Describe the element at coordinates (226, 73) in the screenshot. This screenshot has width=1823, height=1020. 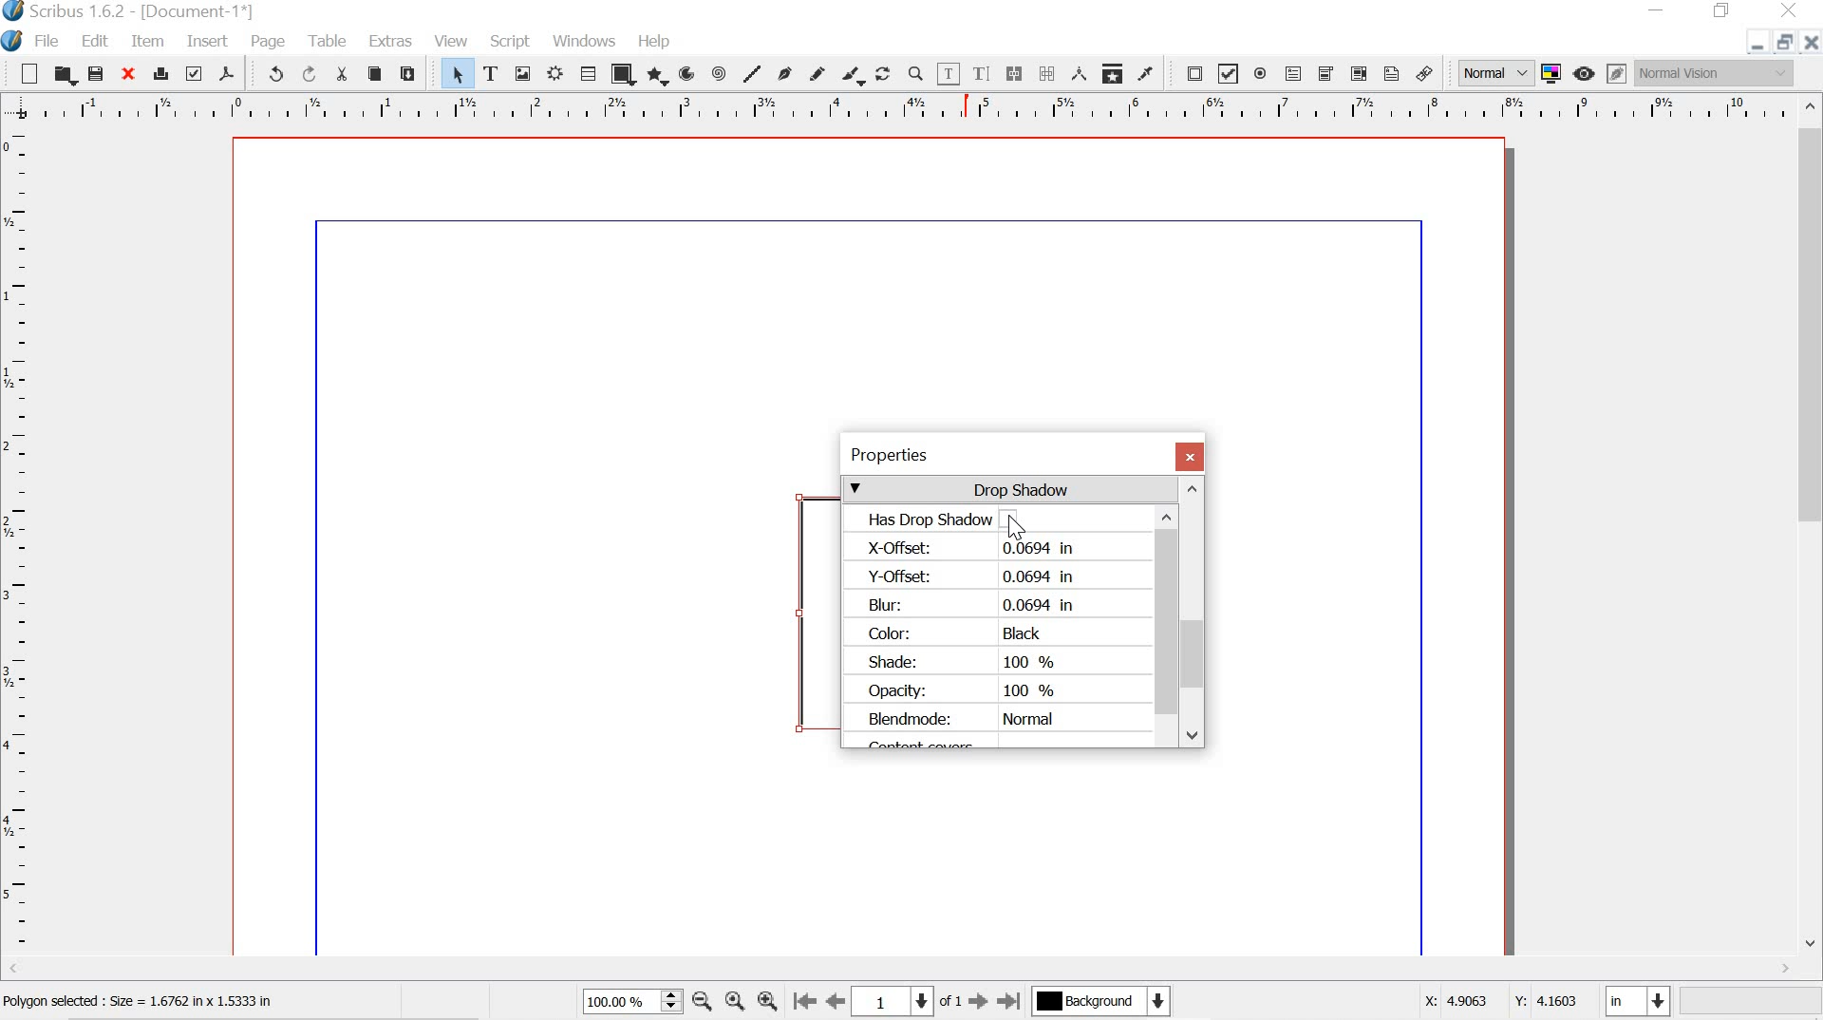
I see `save as pdf` at that location.